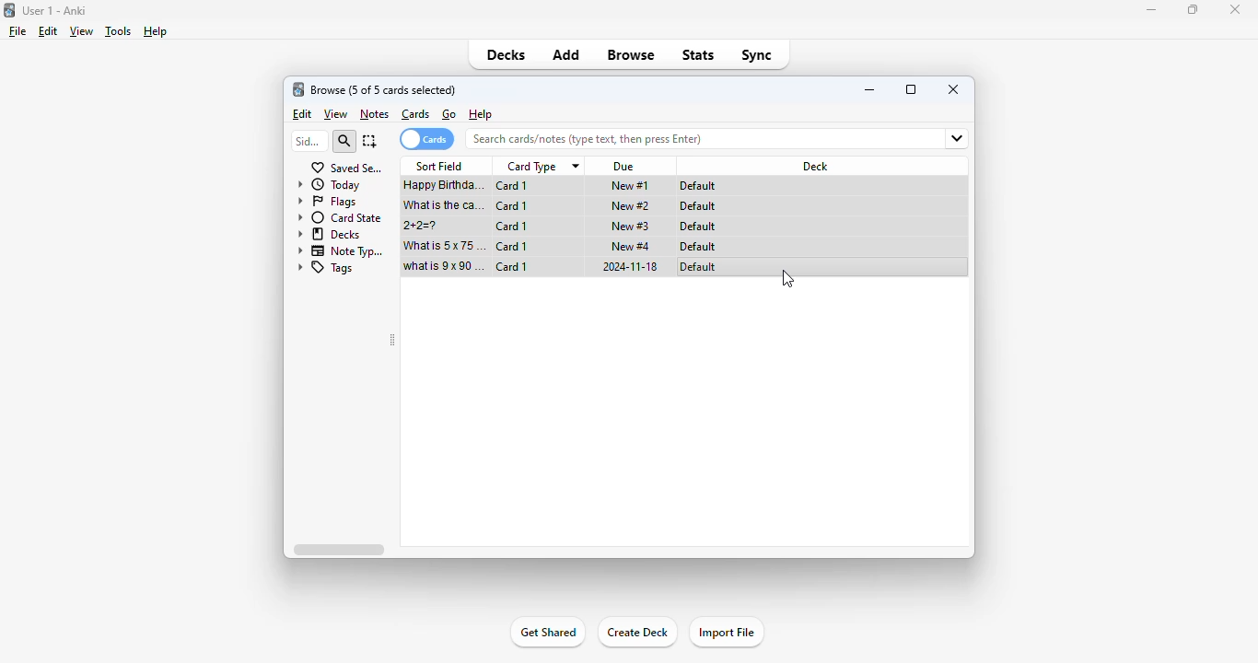  What do you see at coordinates (788, 278) in the screenshot?
I see `RIGHT CLICK` at bounding box center [788, 278].